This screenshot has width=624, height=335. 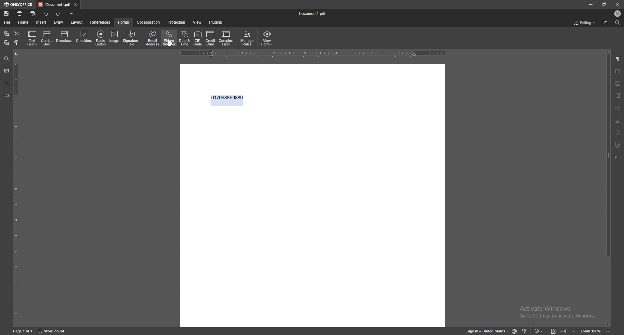 I want to click on home, so click(x=24, y=22).